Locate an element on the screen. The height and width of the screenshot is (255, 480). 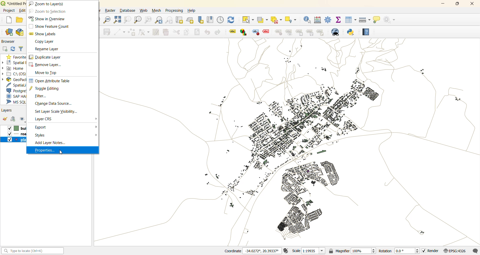
render is located at coordinates (430, 251).